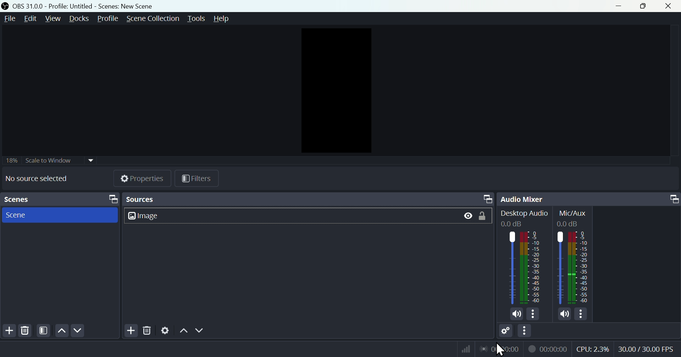  What do you see at coordinates (200, 330) in the screenshot?
I see `Down` at bounding box center [200, 330].